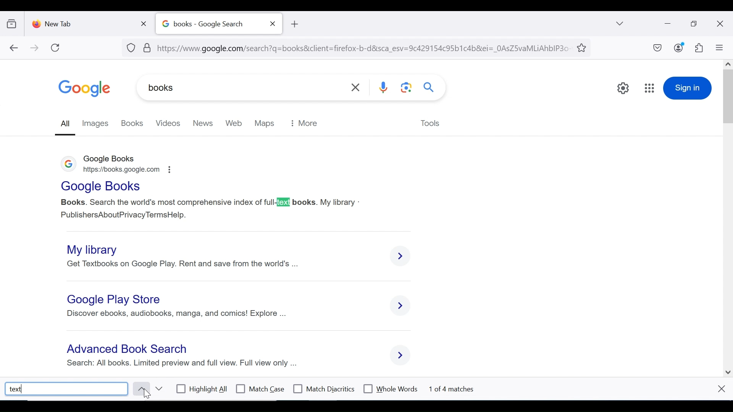 The height and width of the screenshot is (412, 733). I want to click on search, so click(429, 87).